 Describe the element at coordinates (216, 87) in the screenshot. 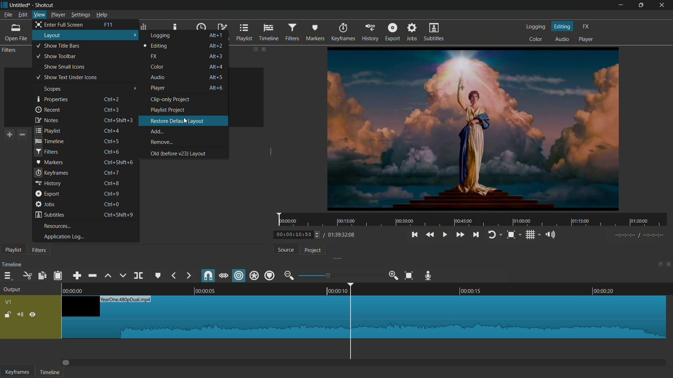

I see `keyboard shortcut` at that location.